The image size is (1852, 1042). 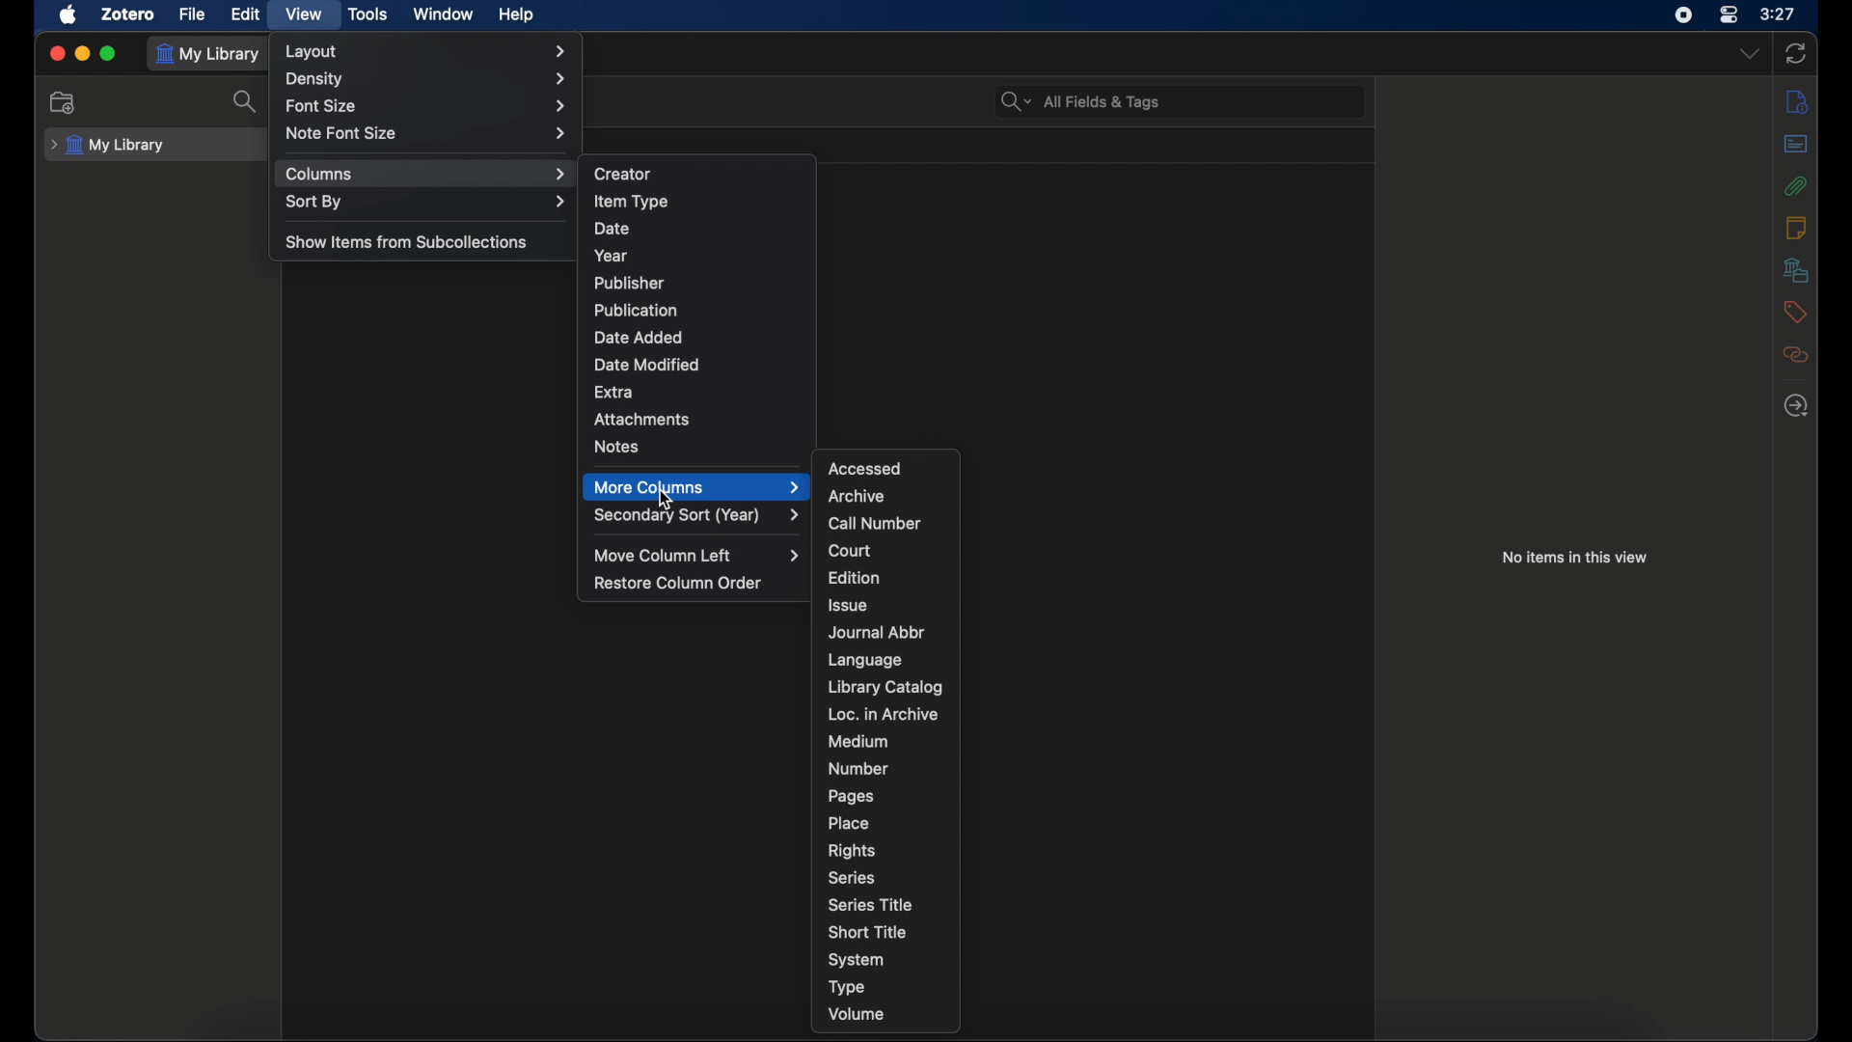 What do you see at coordinates (623, 174) in the screenshot?
I see `creator` at bounding box center [623, 174].